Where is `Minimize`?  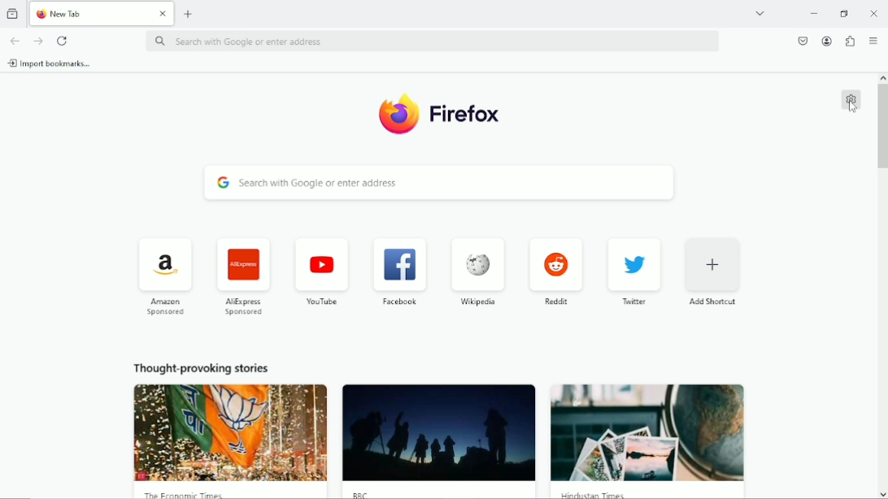 Minimize is located at coordinates (815, 12).